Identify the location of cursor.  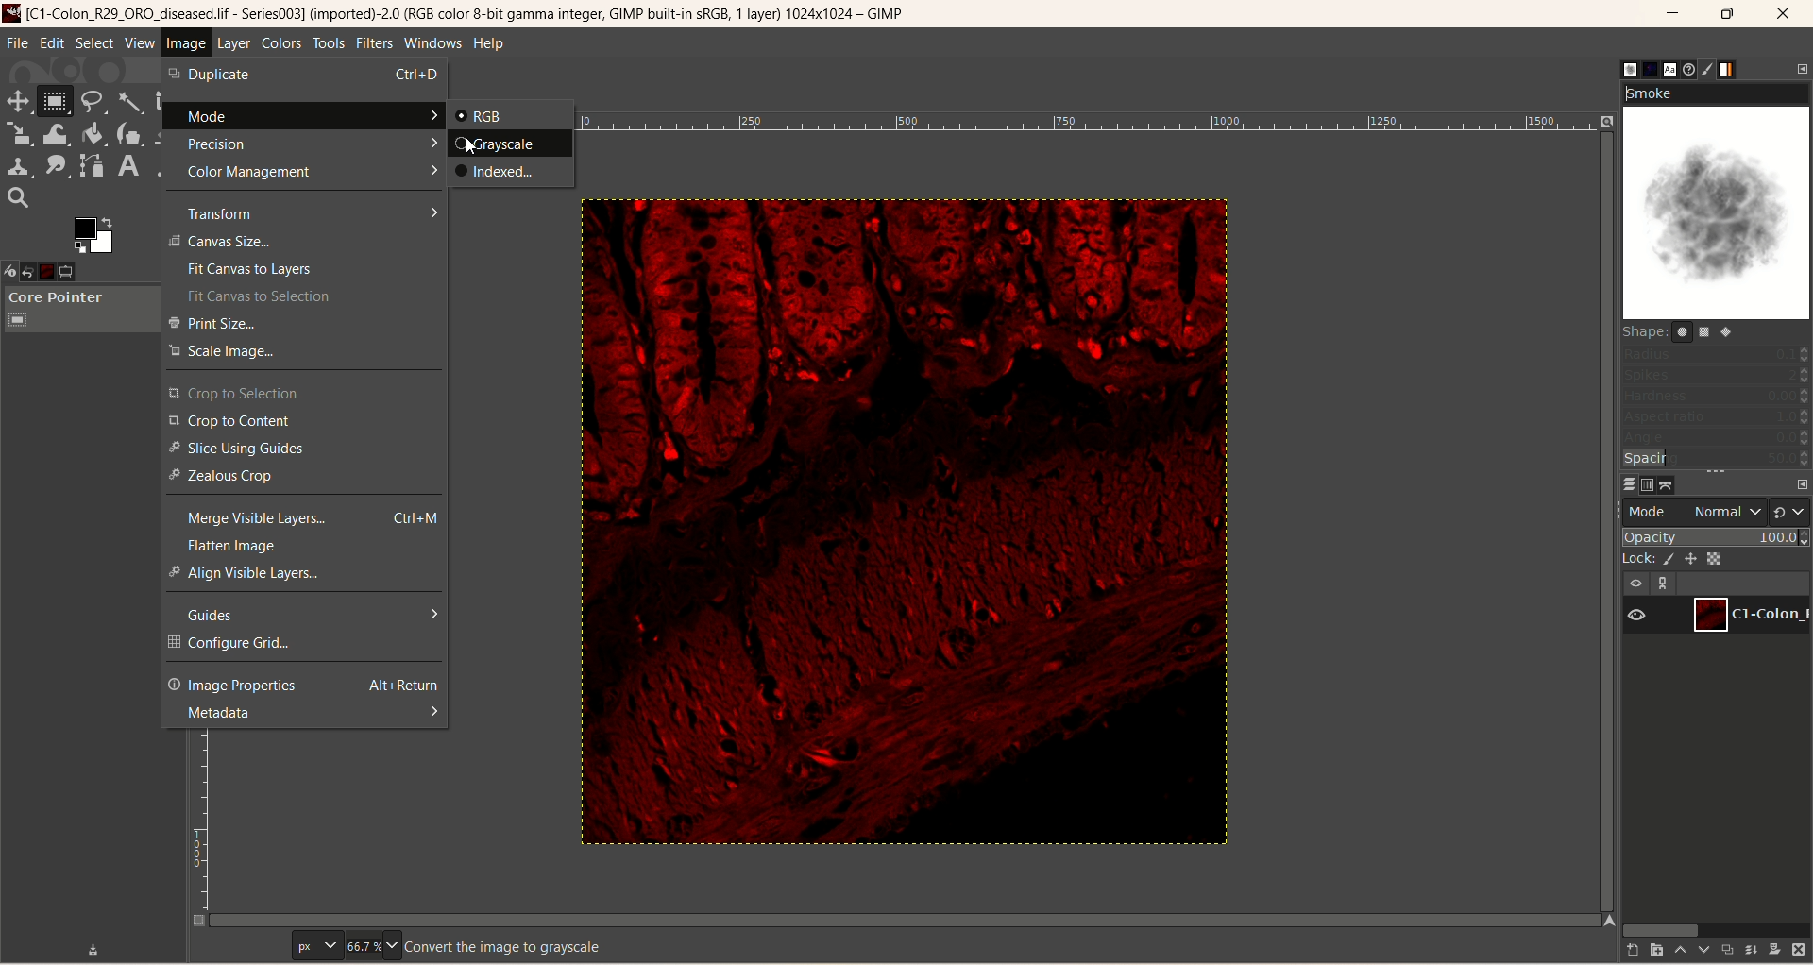
(472, 144).